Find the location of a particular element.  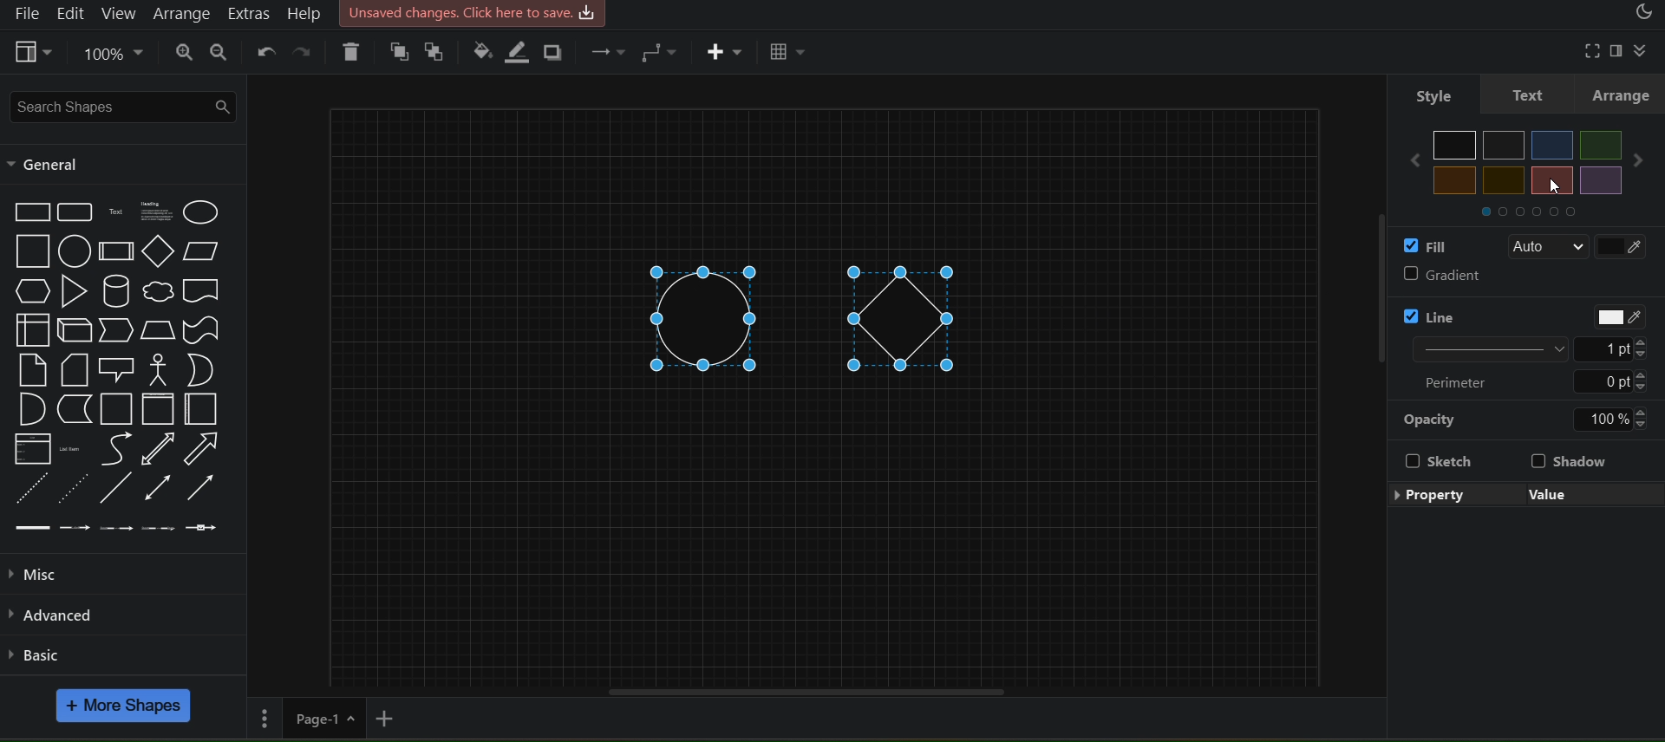

Parallelogram is located at coordinates (210, 251).